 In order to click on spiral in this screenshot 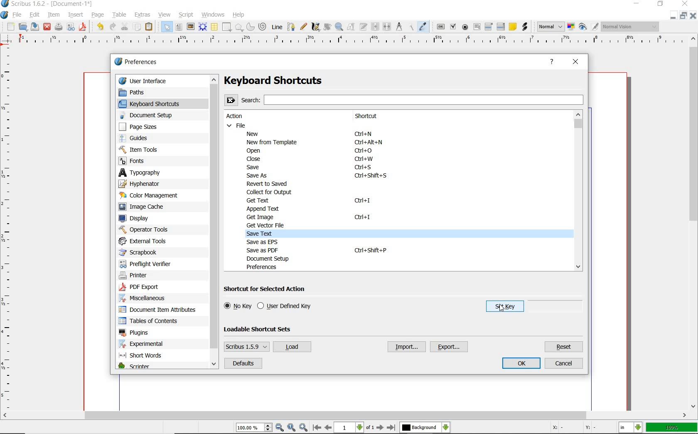, I will do `click(263, 26)`.